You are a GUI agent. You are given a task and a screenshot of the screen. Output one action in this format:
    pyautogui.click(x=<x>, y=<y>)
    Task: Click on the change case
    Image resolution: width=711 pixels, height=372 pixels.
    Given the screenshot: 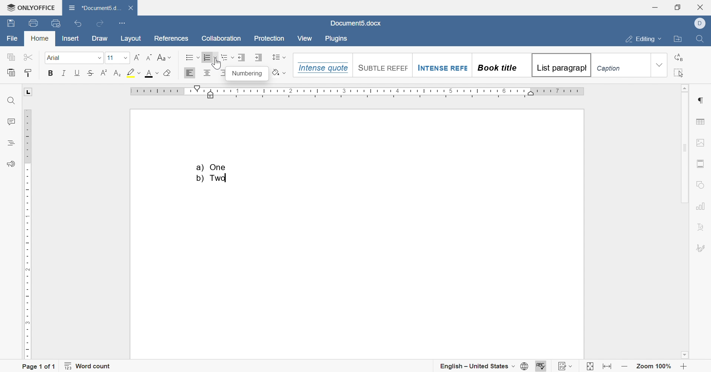 What is the action you would take?
    pyautogui.click(x=165, y=58)
    